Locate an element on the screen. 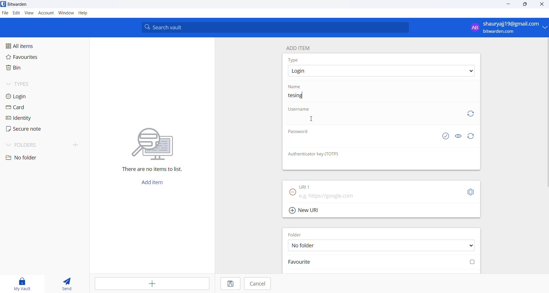  identity is located at coordinates (22, 118).